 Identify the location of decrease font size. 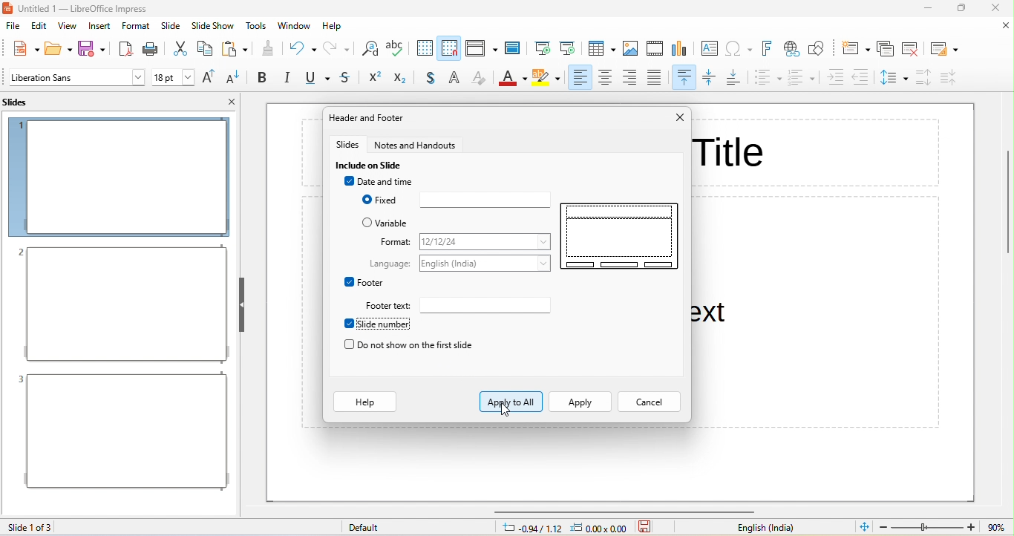
(235, 78).